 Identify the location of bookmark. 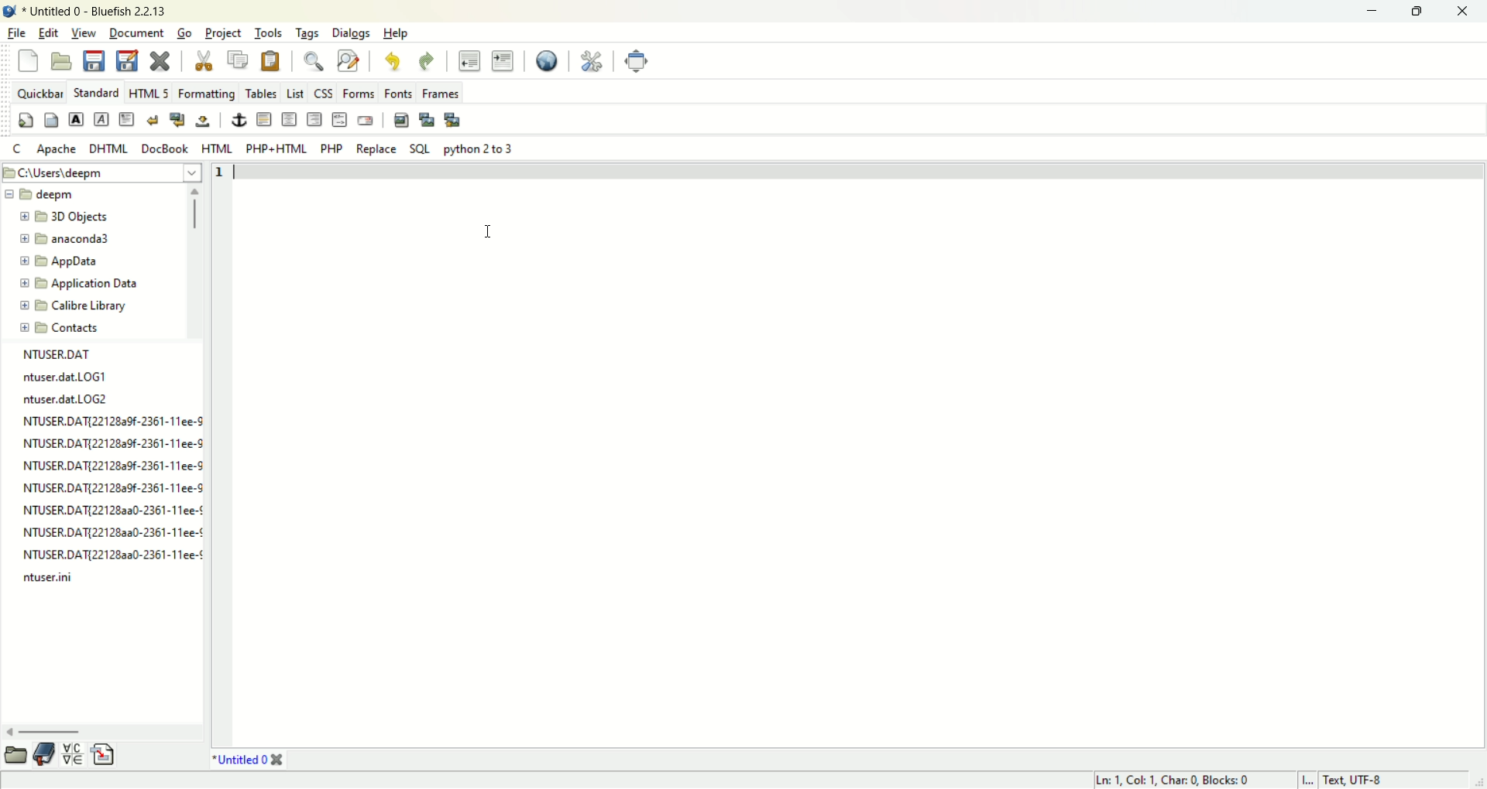
(47, 755).